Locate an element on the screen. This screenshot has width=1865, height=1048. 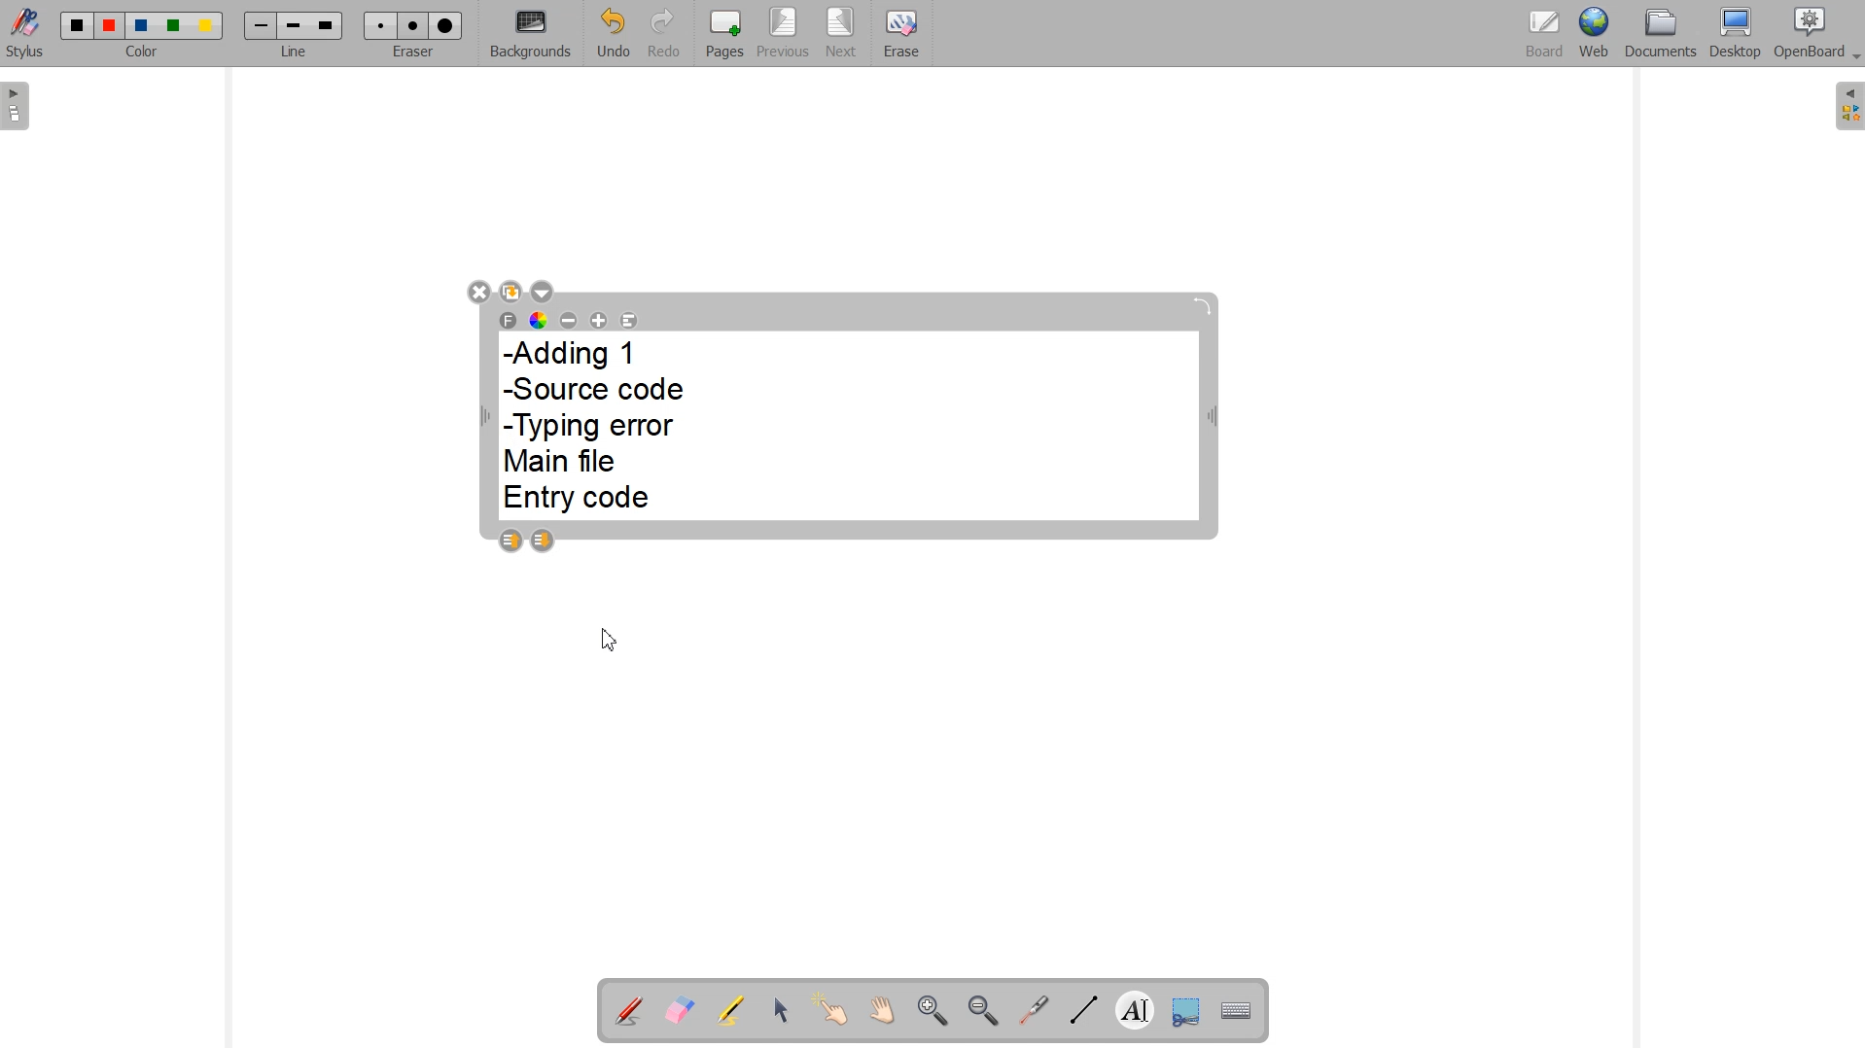
Small eraser is located at coordinates (381, 25).